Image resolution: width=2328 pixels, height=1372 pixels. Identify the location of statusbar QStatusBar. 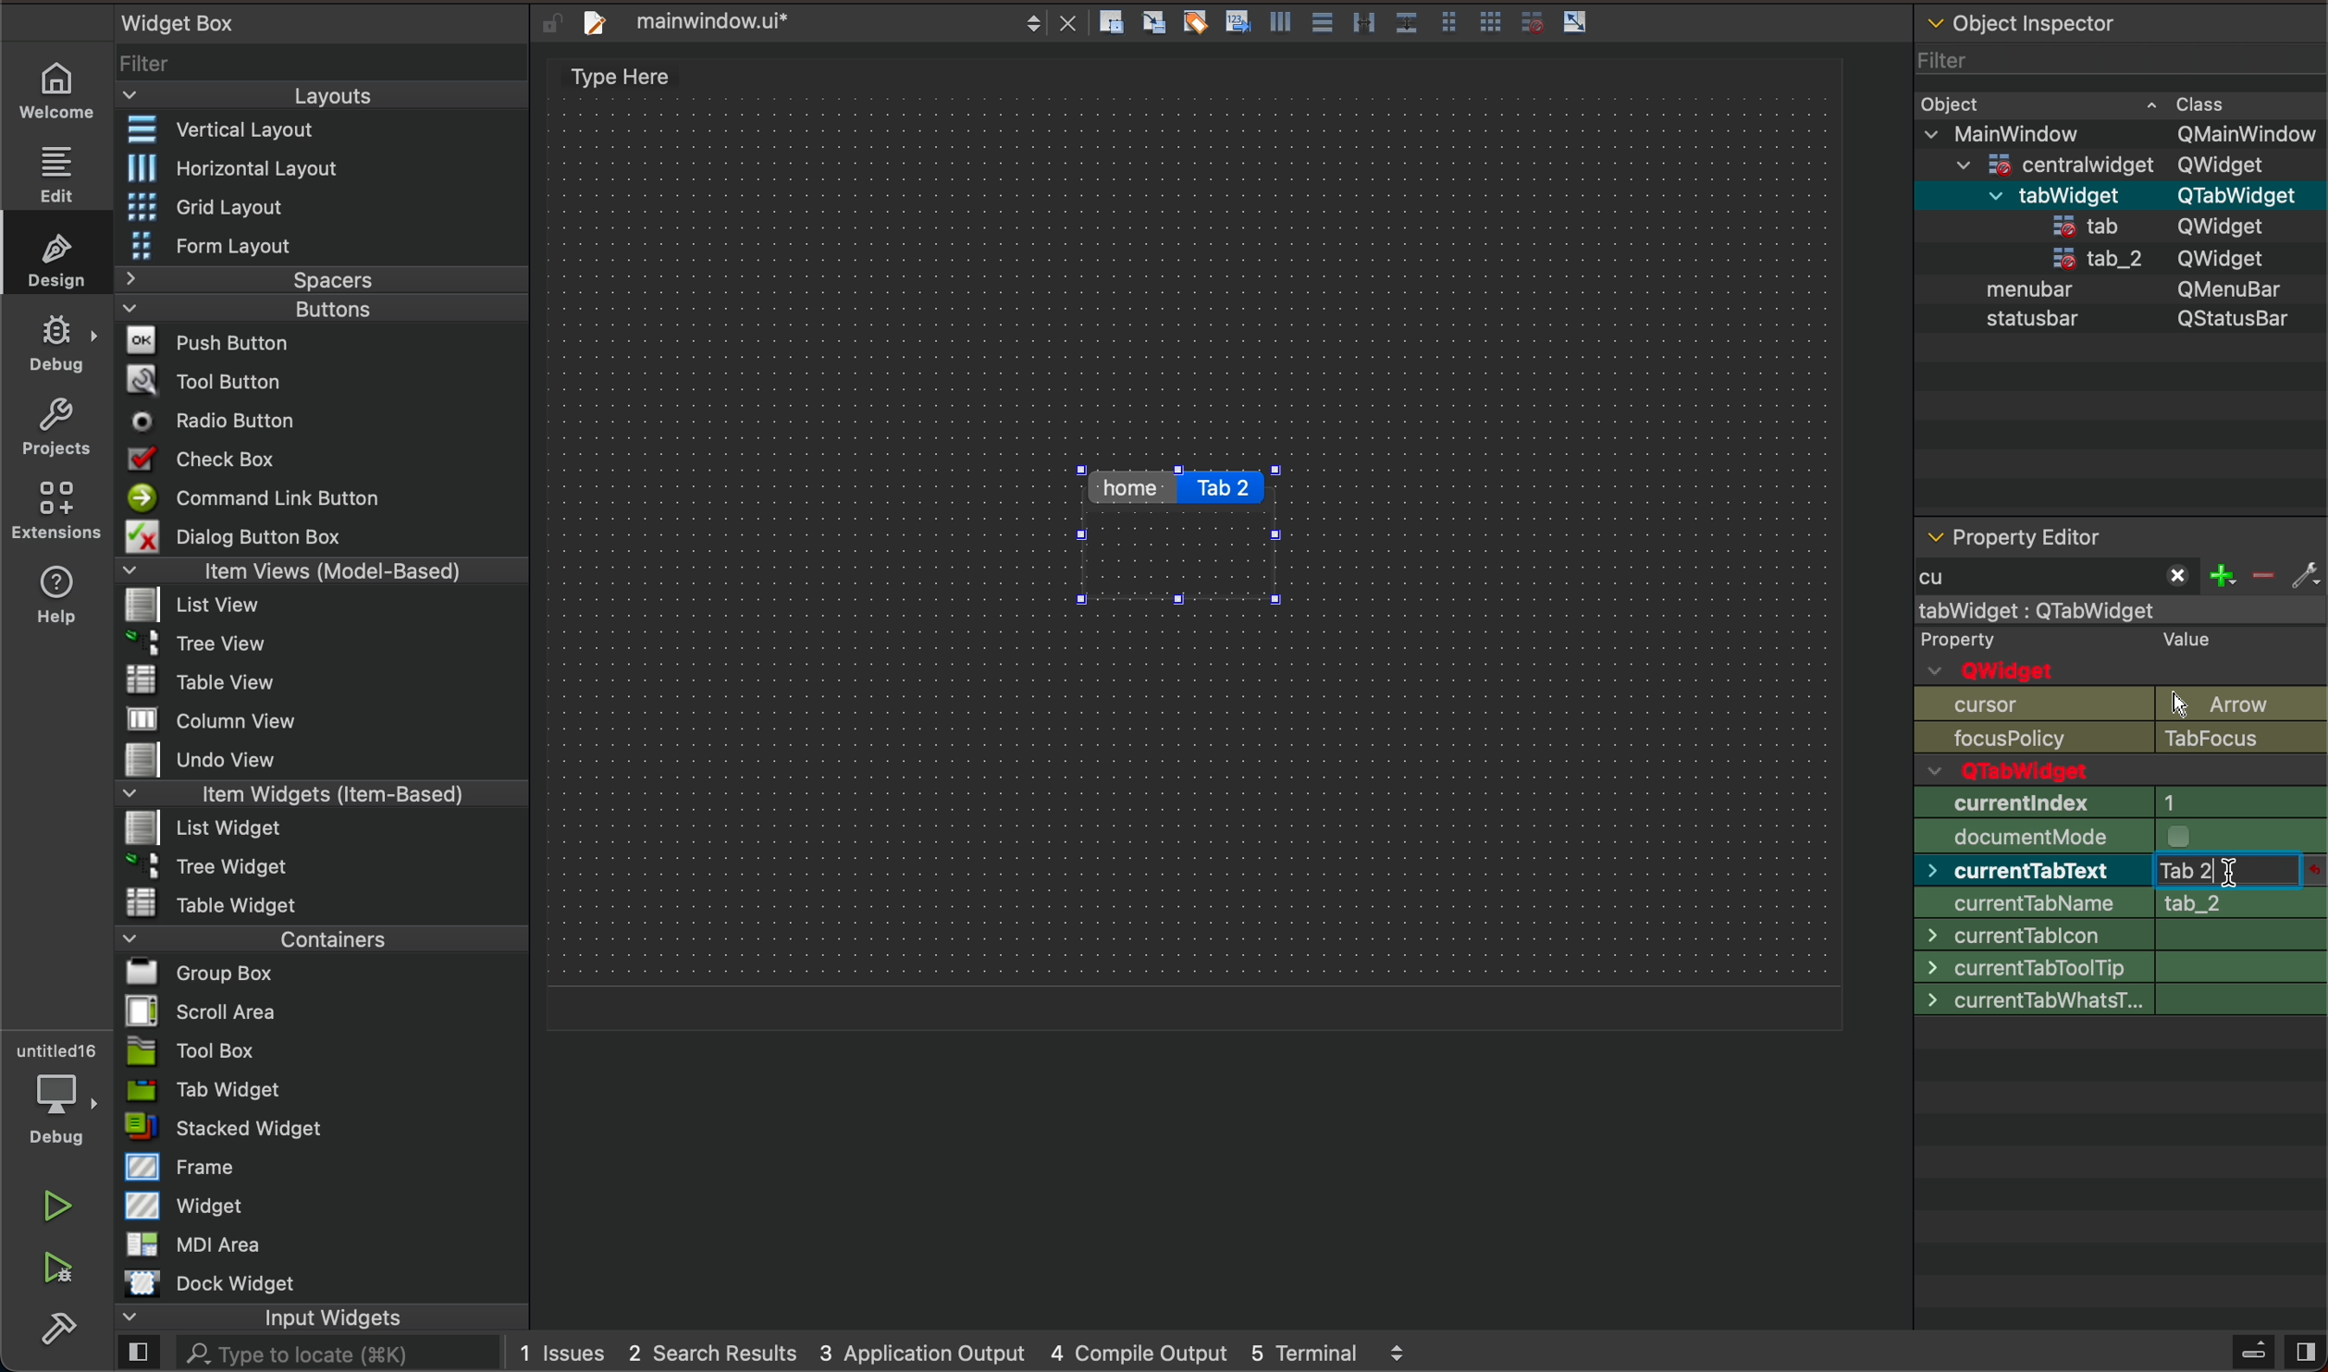
(2118, 225).